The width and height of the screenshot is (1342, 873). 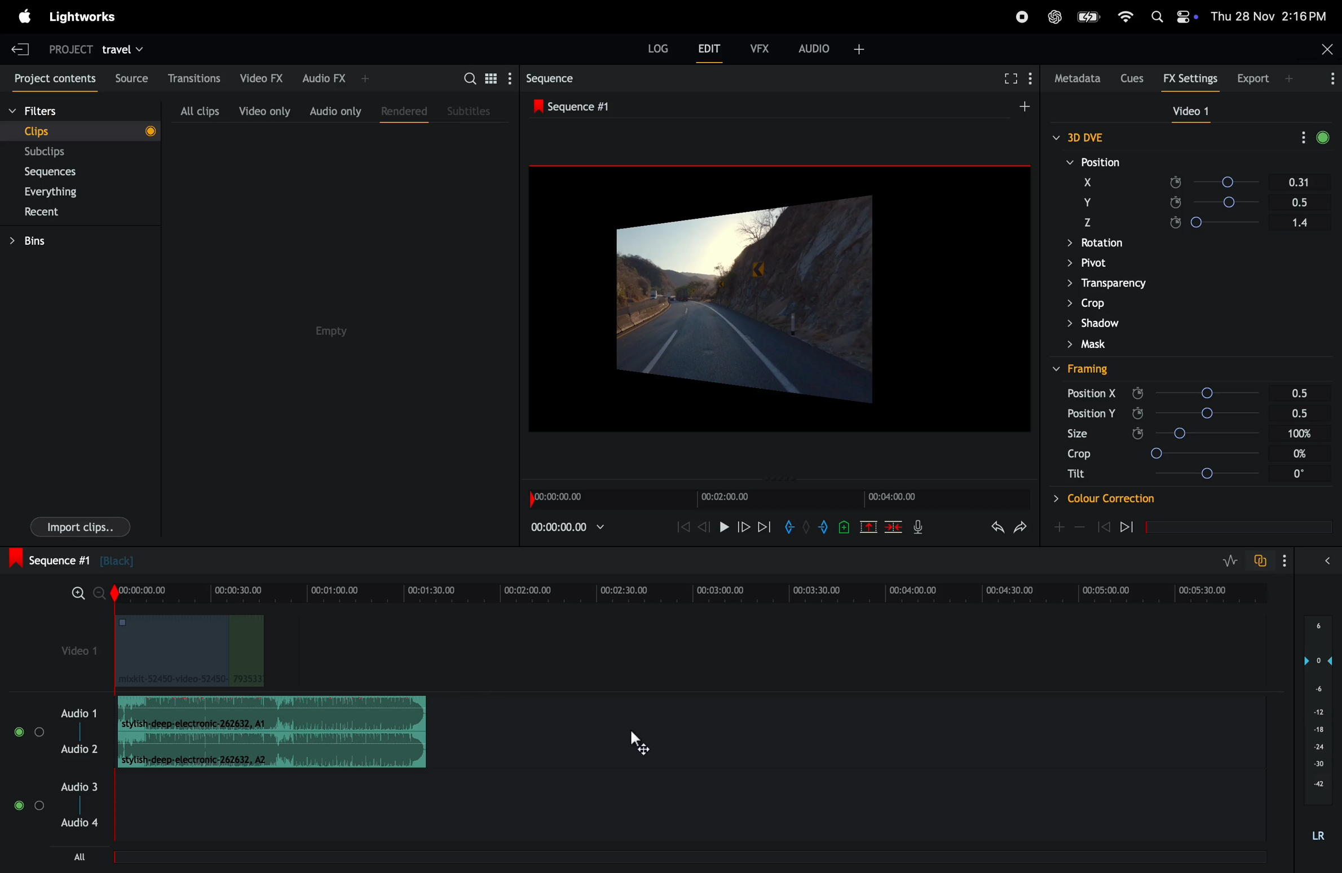 I want to click on framing, so click(x=1083, y=137).